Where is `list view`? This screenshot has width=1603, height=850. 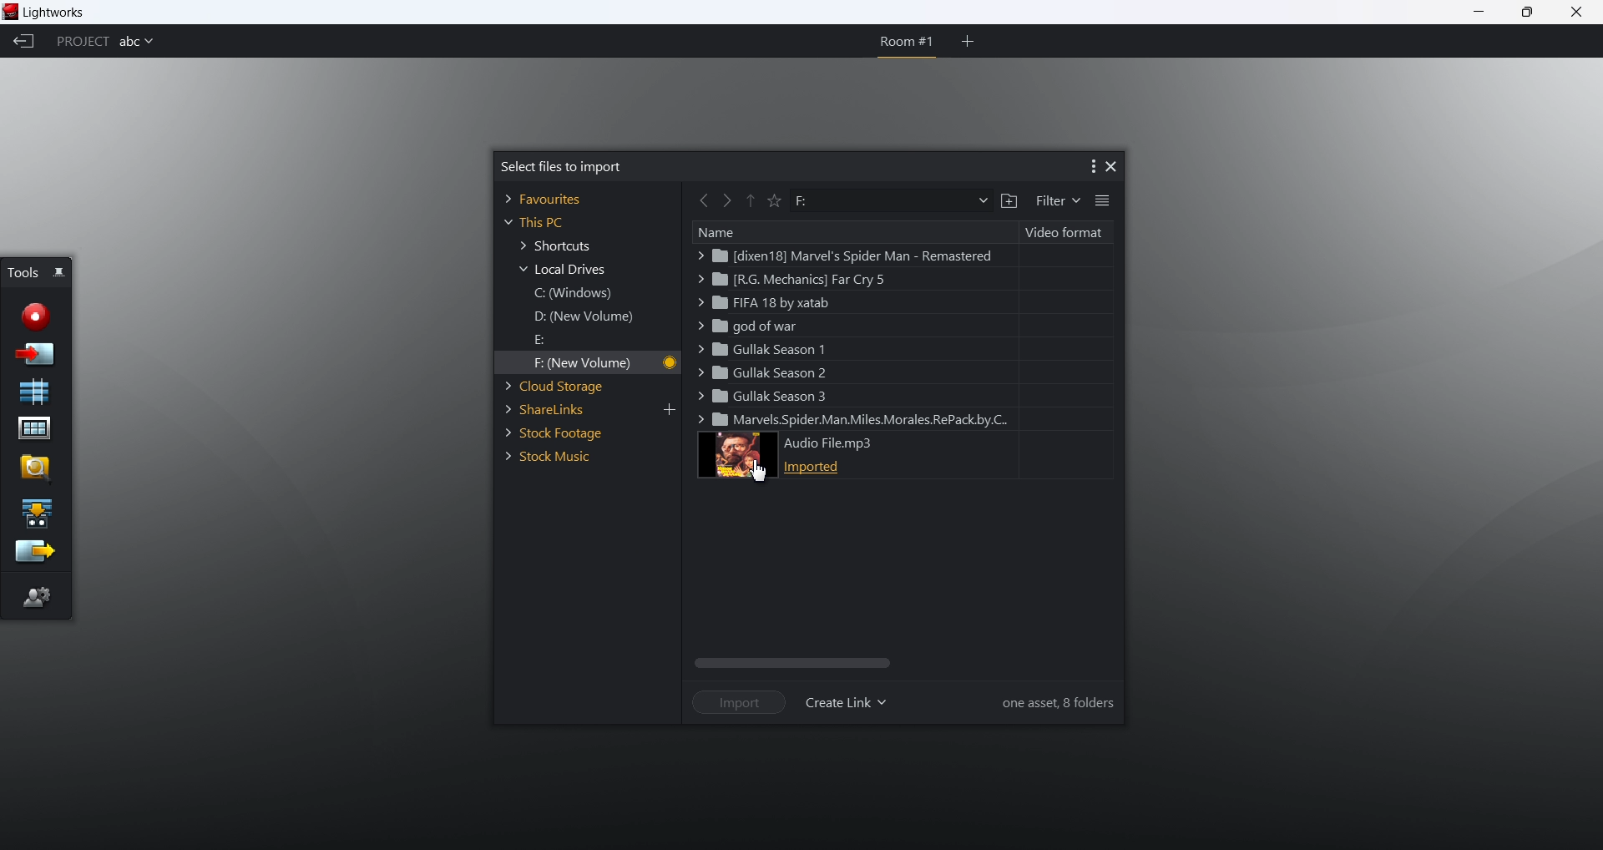
list view is located at coordinates (1105, 202).